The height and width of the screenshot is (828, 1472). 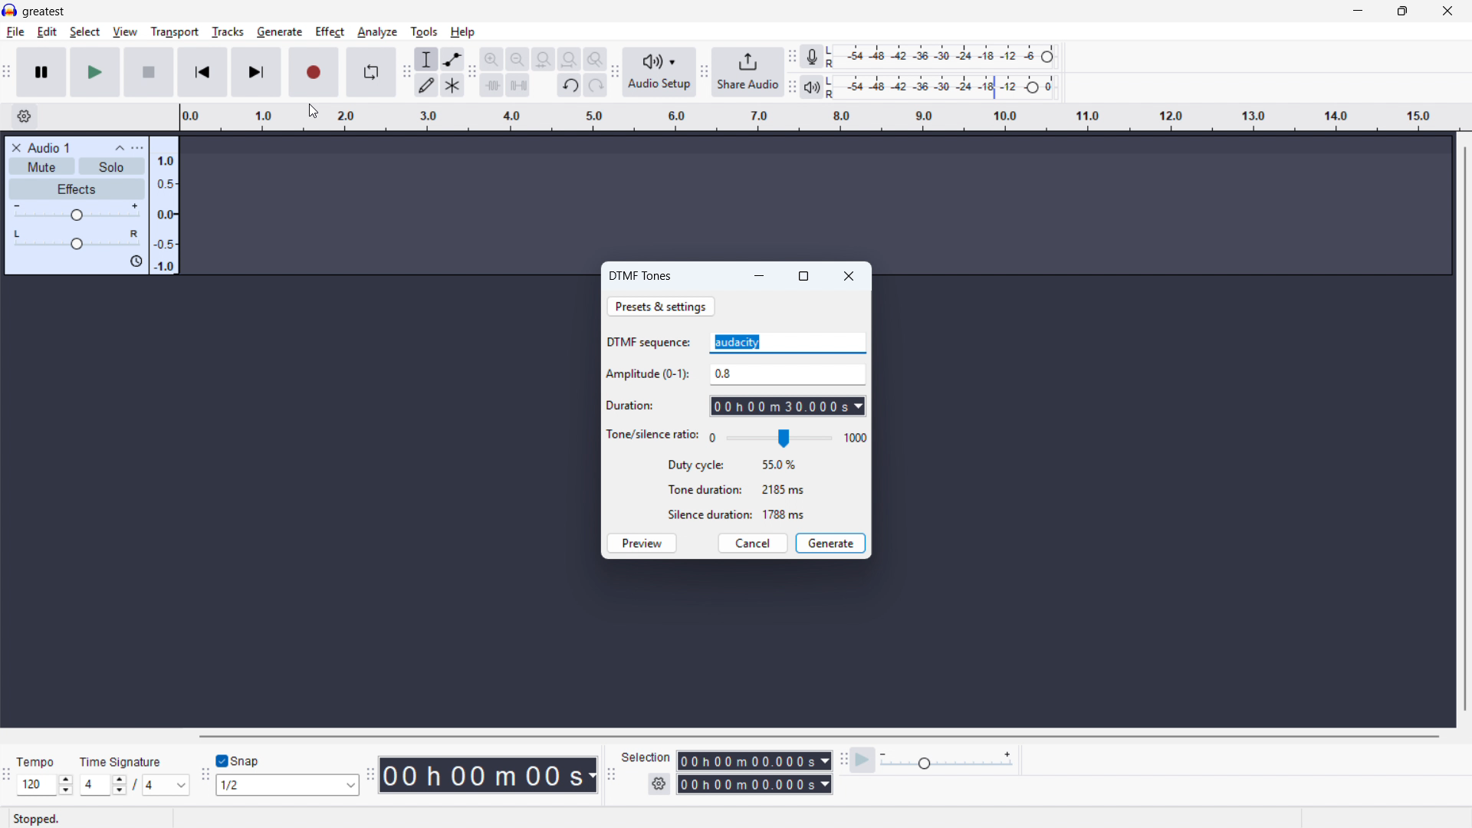 I want to click on minimise , so click(x=1355, y=11).